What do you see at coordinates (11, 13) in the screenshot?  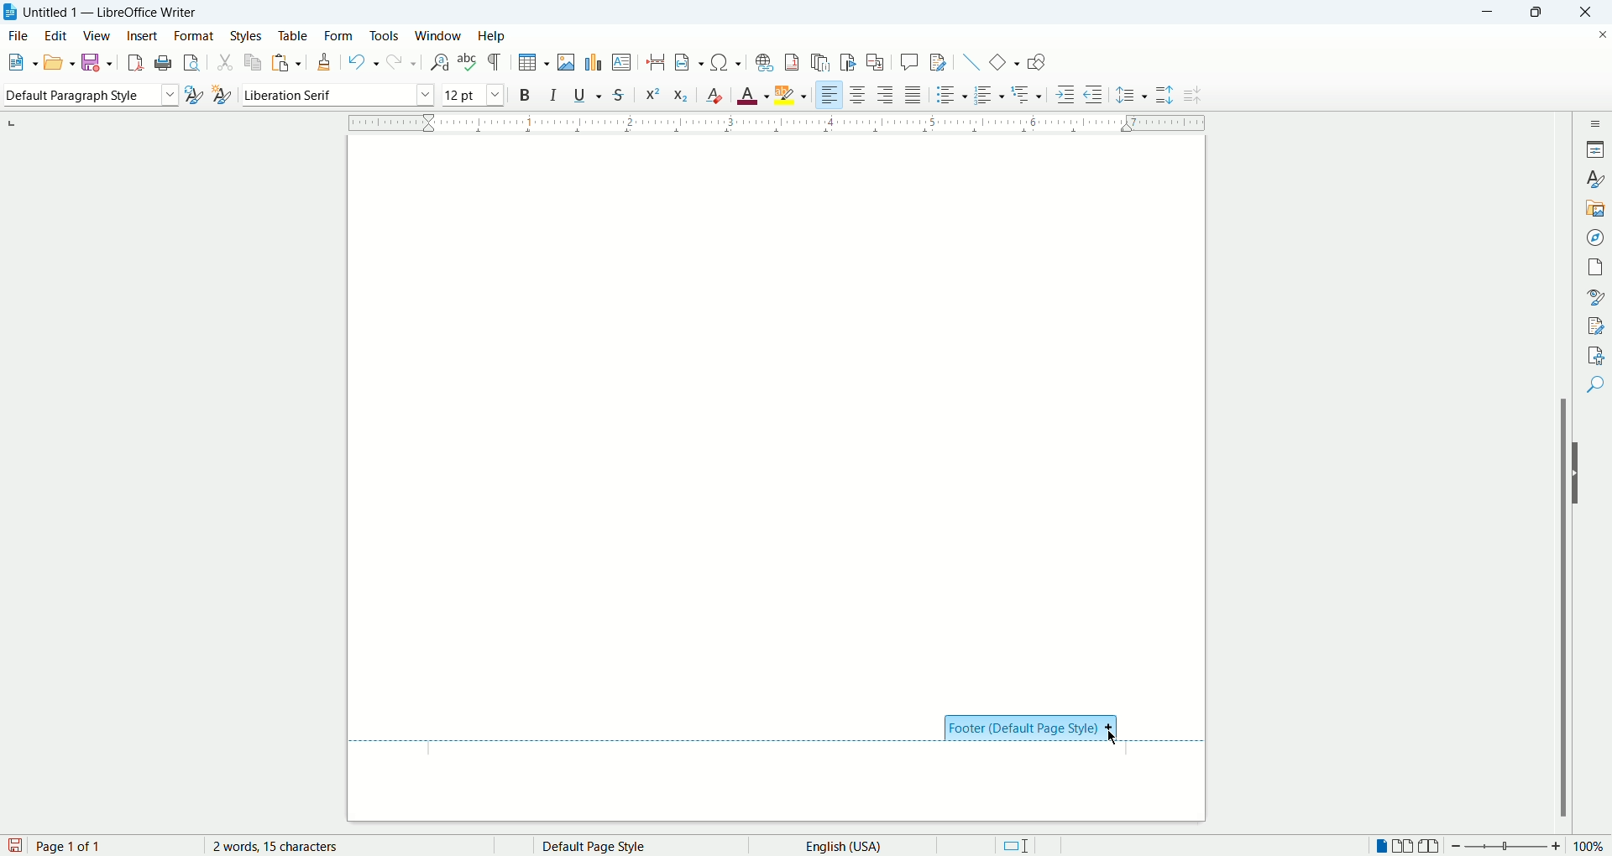 I see `application icon` at bounding box center [11, 13].